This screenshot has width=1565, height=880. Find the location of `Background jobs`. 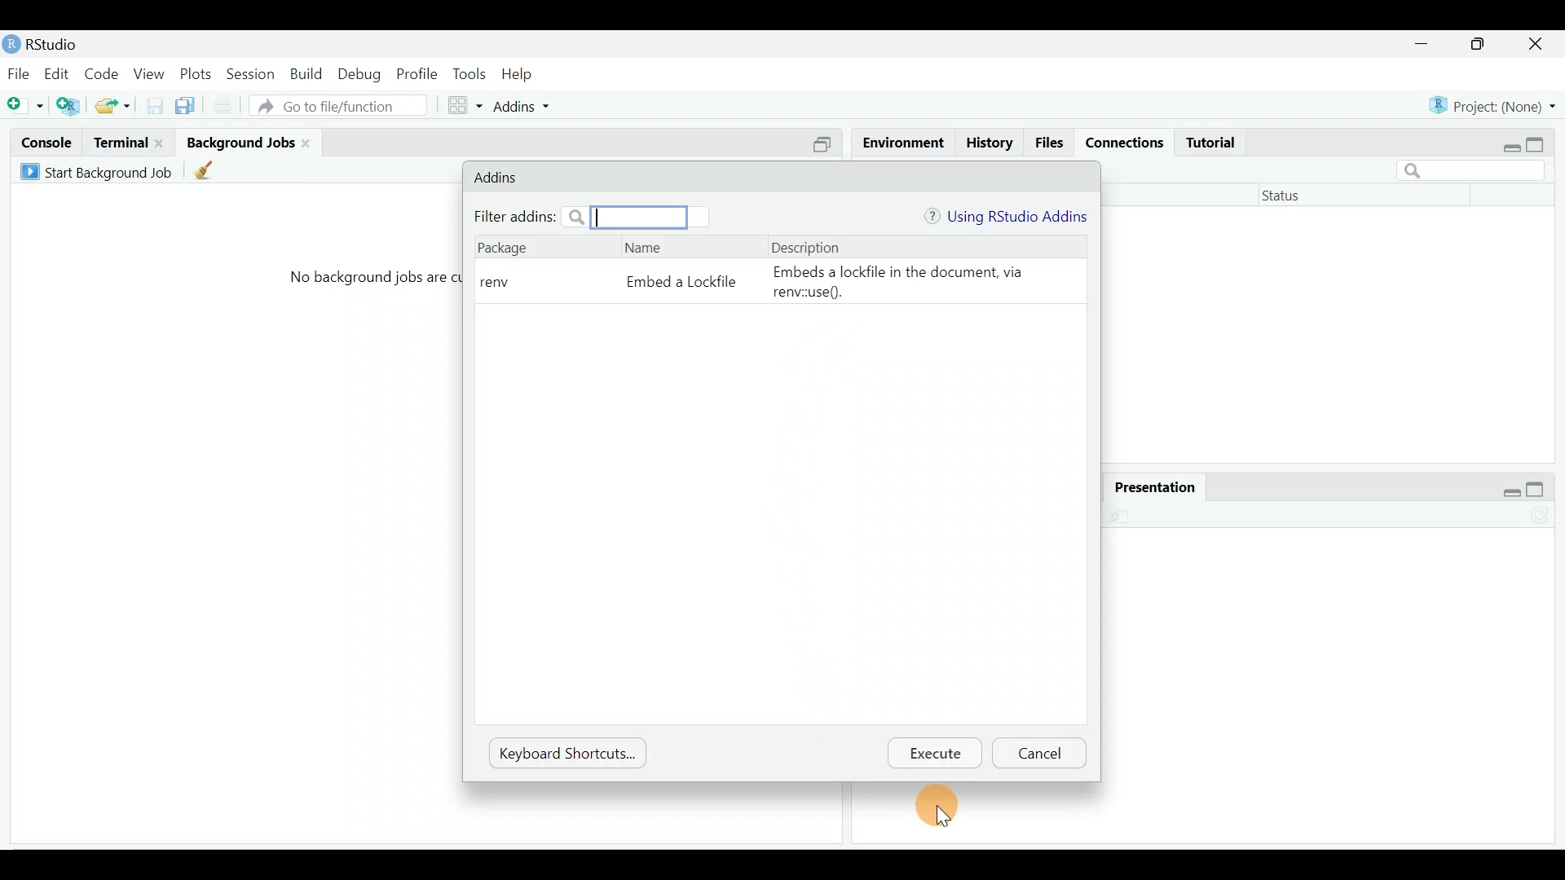

Background jobs is located at coordinates (240, 142).